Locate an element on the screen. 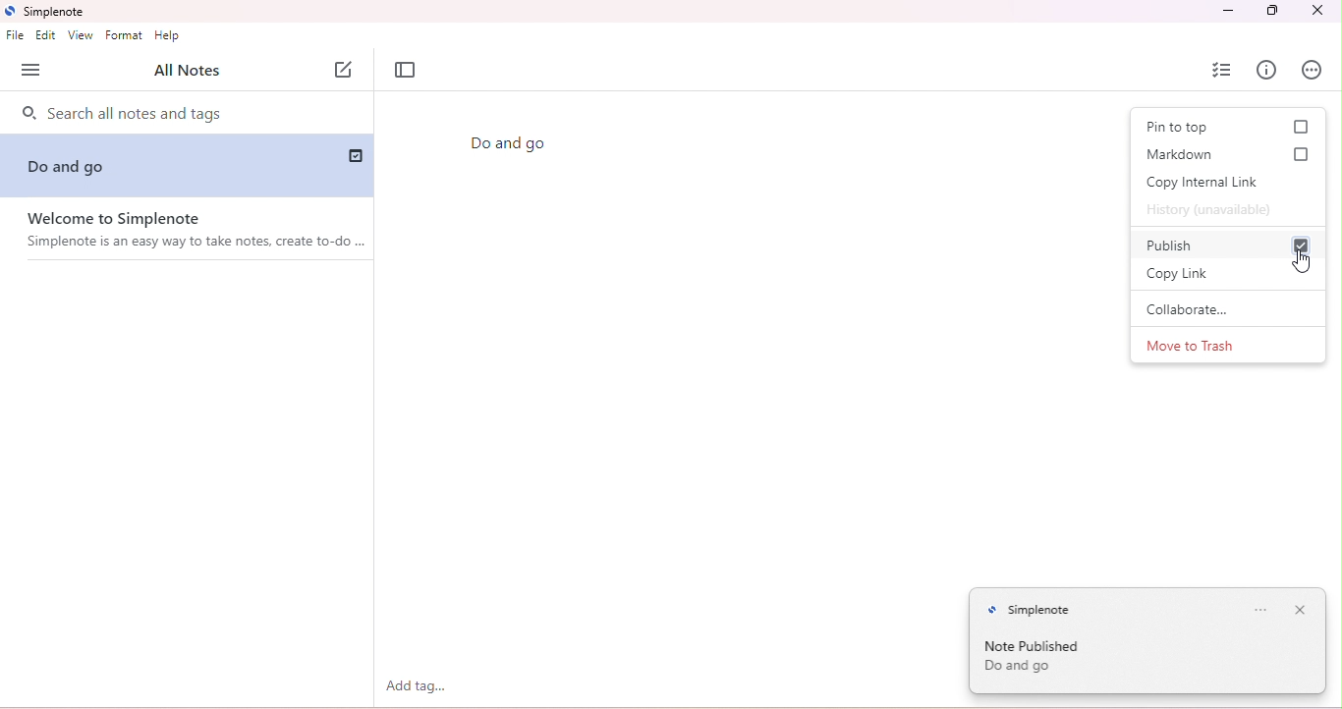  checkbox is located at coordinates (1303, 155).